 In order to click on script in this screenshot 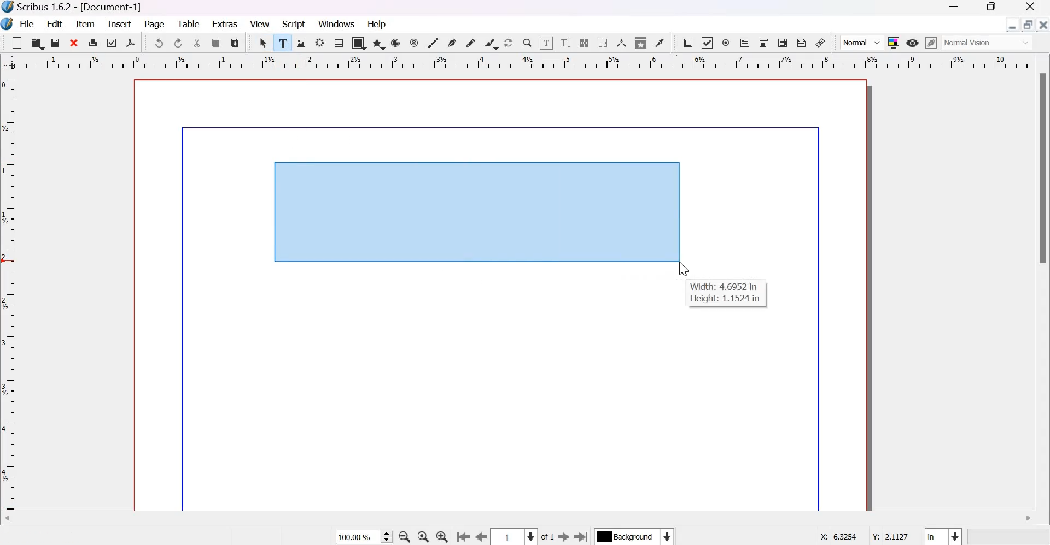, I will do `click(294, 24)`.